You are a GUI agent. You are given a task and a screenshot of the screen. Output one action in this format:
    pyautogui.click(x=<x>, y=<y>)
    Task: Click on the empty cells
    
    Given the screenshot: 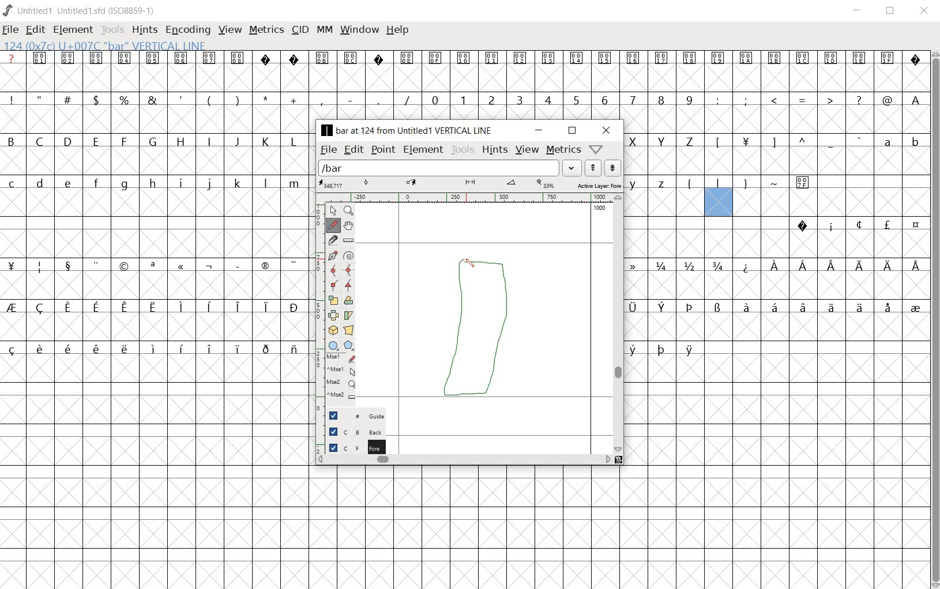 What is the action you would take?
    pyautogui.click(x=157, y=284)
    